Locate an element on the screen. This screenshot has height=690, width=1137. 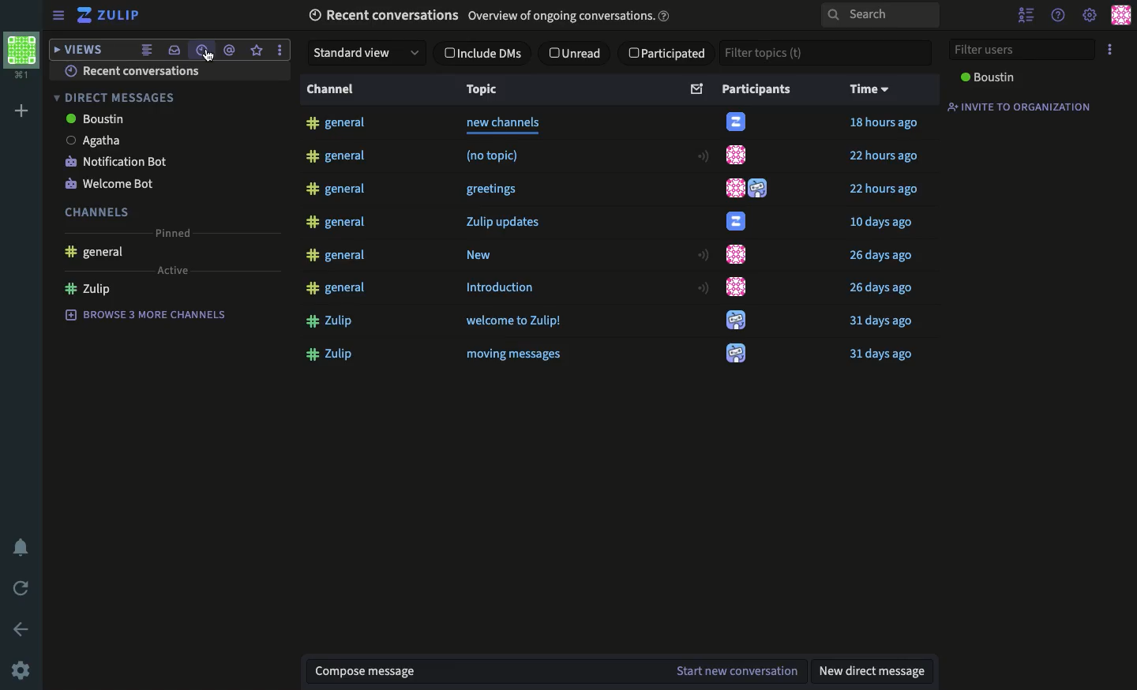
new is located at coordinates (488, 257).